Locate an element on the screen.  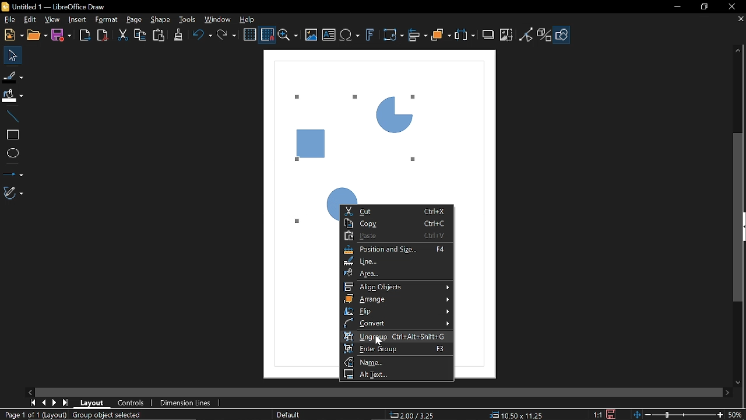
Ellipse is located at coordinates (11, 153).